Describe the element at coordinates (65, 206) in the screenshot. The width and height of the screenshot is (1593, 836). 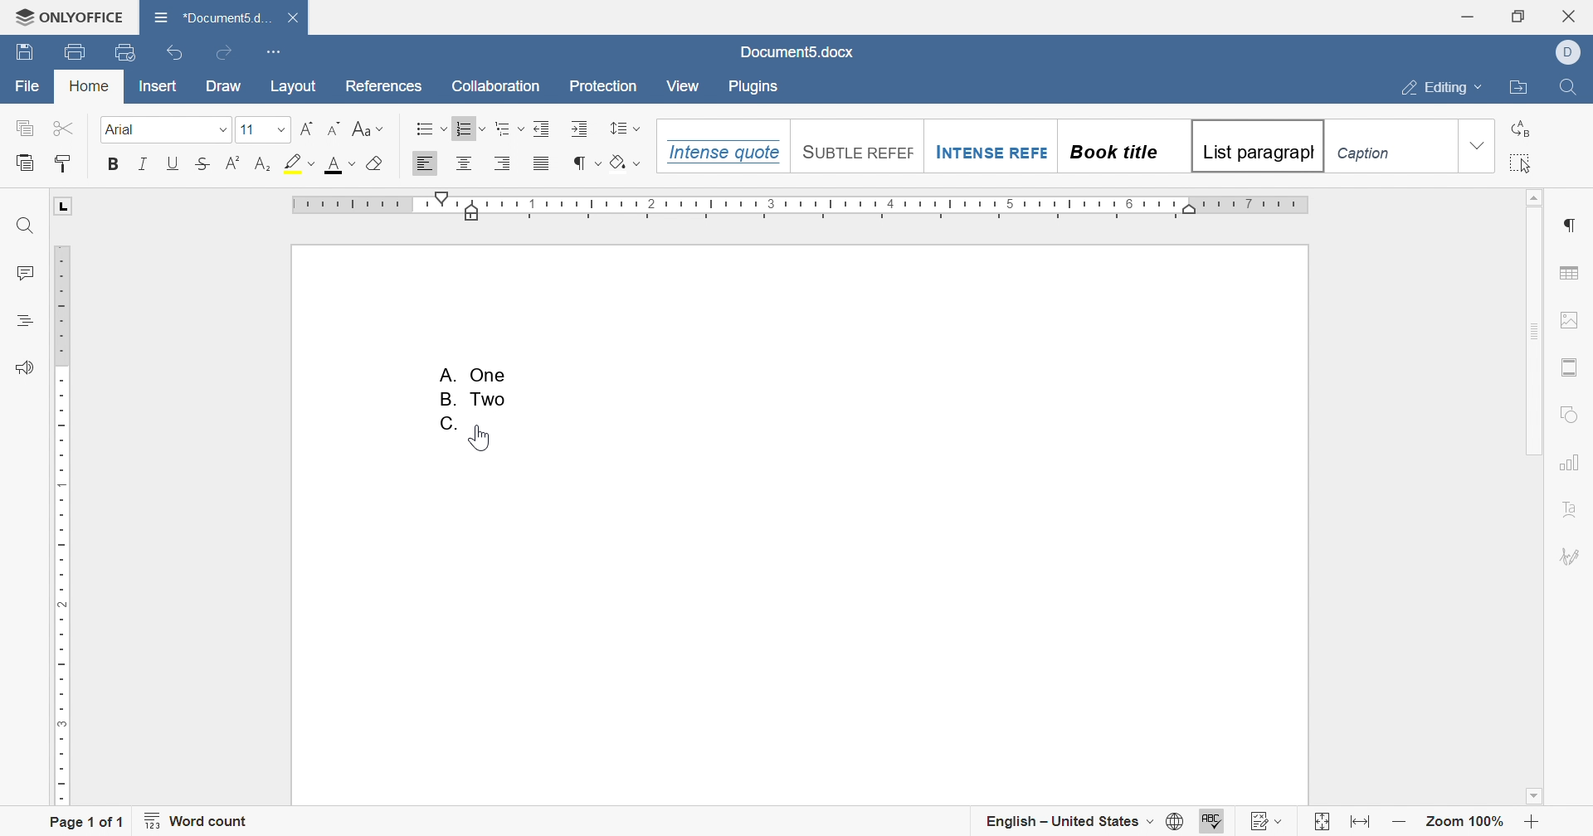
I see `L` at that location.